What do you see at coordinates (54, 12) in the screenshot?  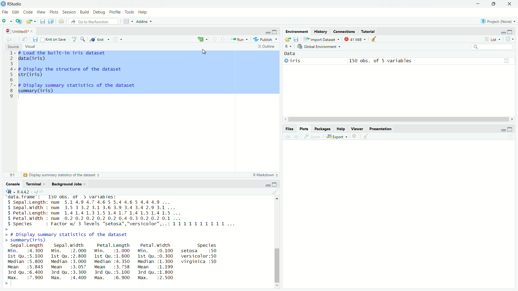 I see `Plots` at bounding box center [54, 12].